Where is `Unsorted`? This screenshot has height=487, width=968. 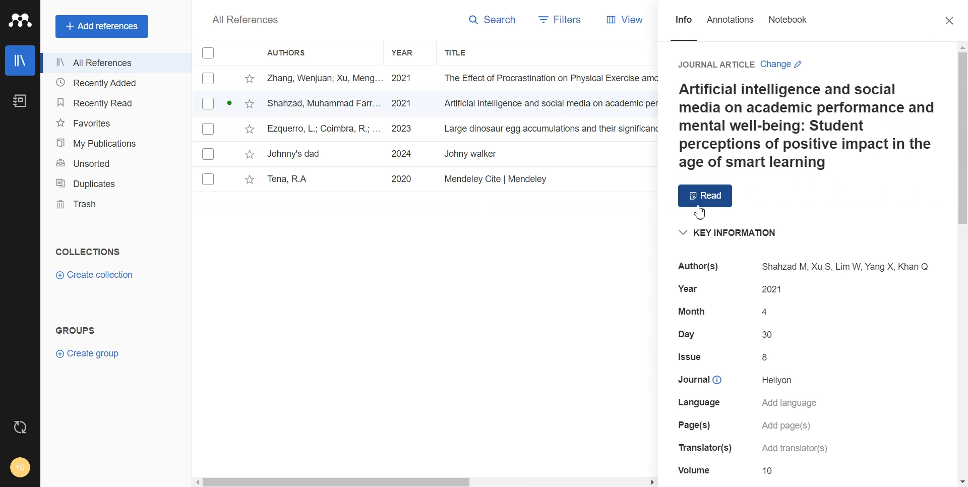
Unsorted is located at coordinates (114, 162).